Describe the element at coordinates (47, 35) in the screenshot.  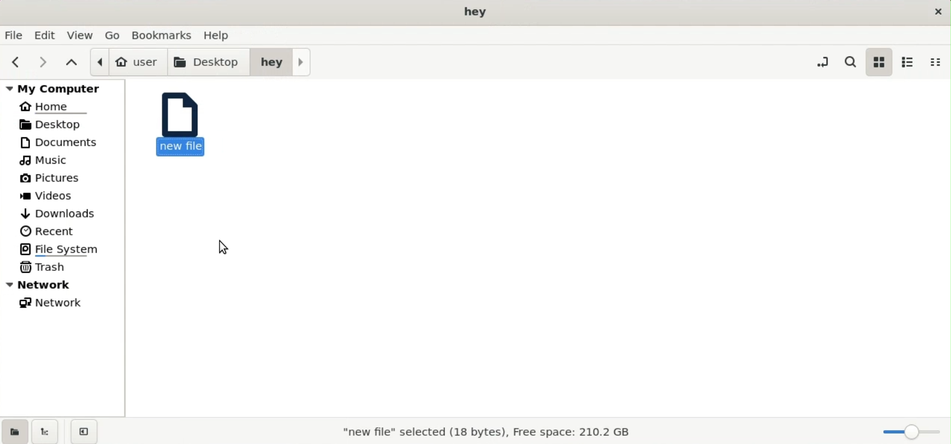
I see `edit` at that location.